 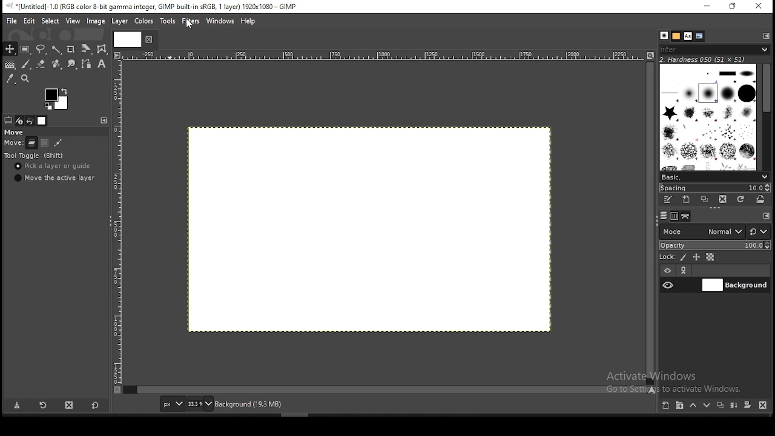 I want to click on move layer on step up, so click(x=695, y=406).